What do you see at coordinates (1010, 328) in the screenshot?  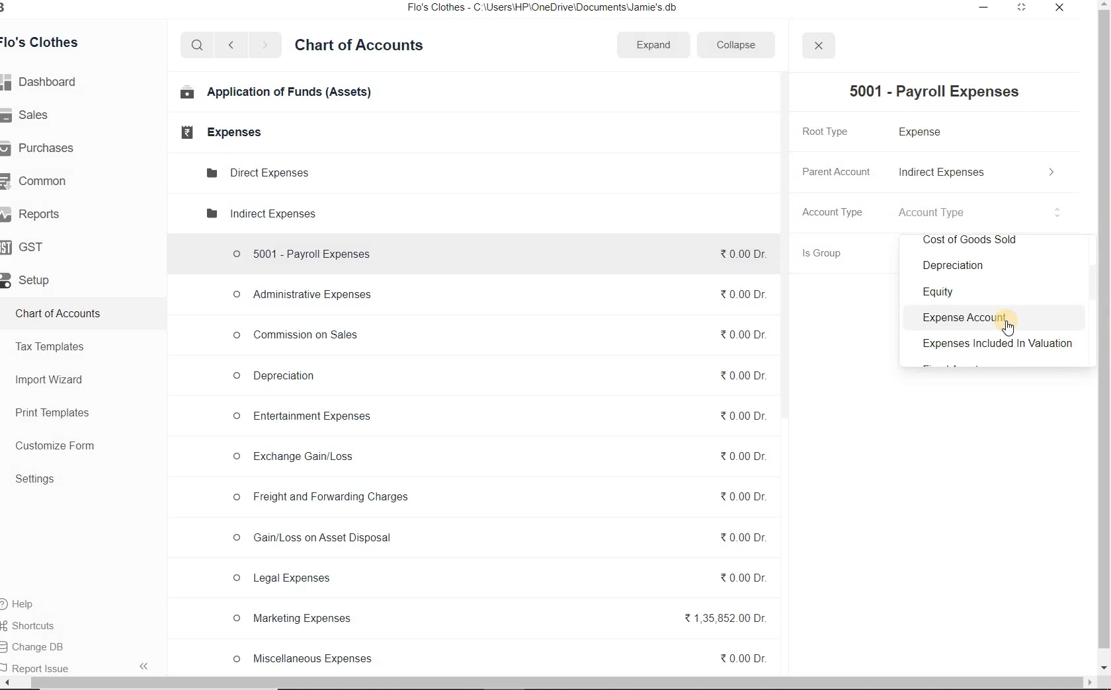 I see `cursor` at bounding box center [1010, 328].